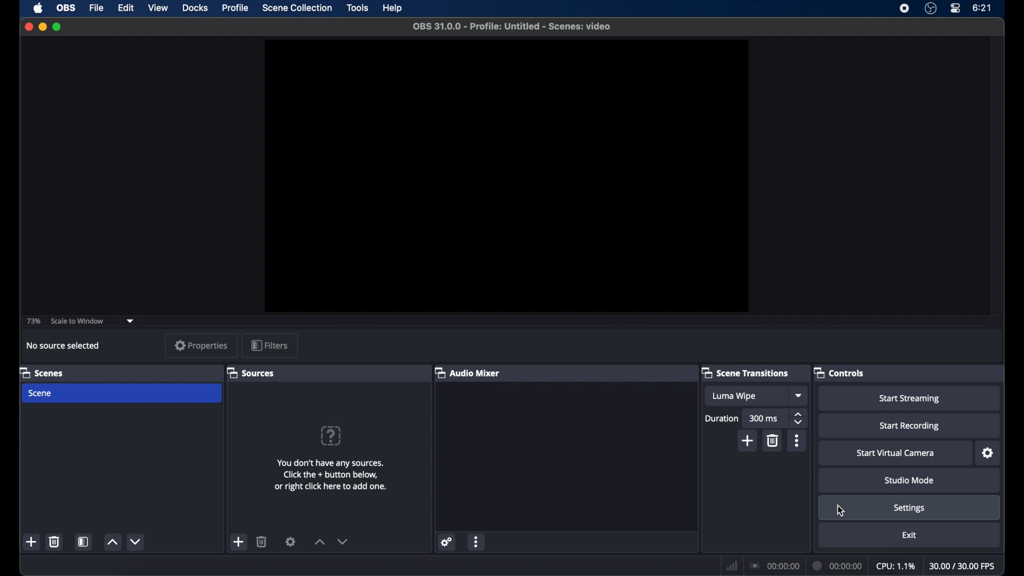  I want to click on decrement, so click(137, 541).